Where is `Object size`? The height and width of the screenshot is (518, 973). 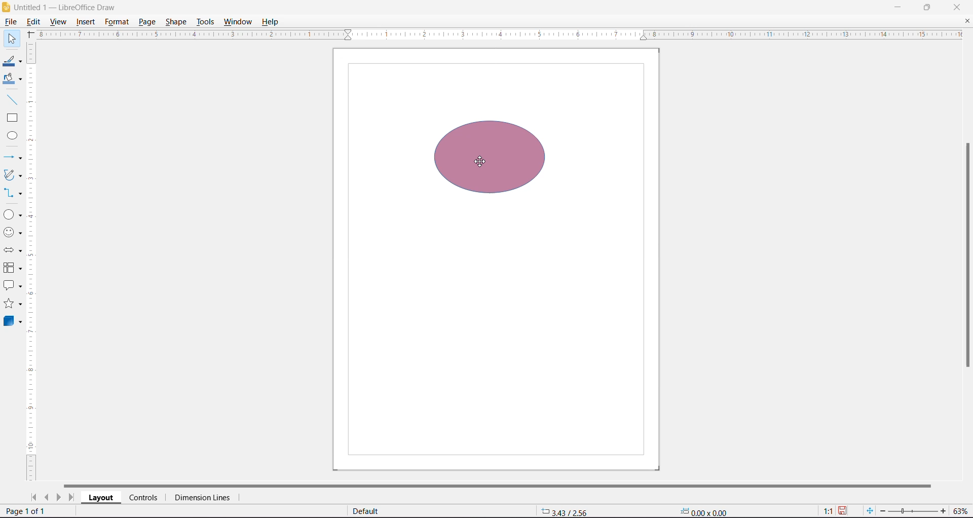 Object size is located at coordinates (706, 512).